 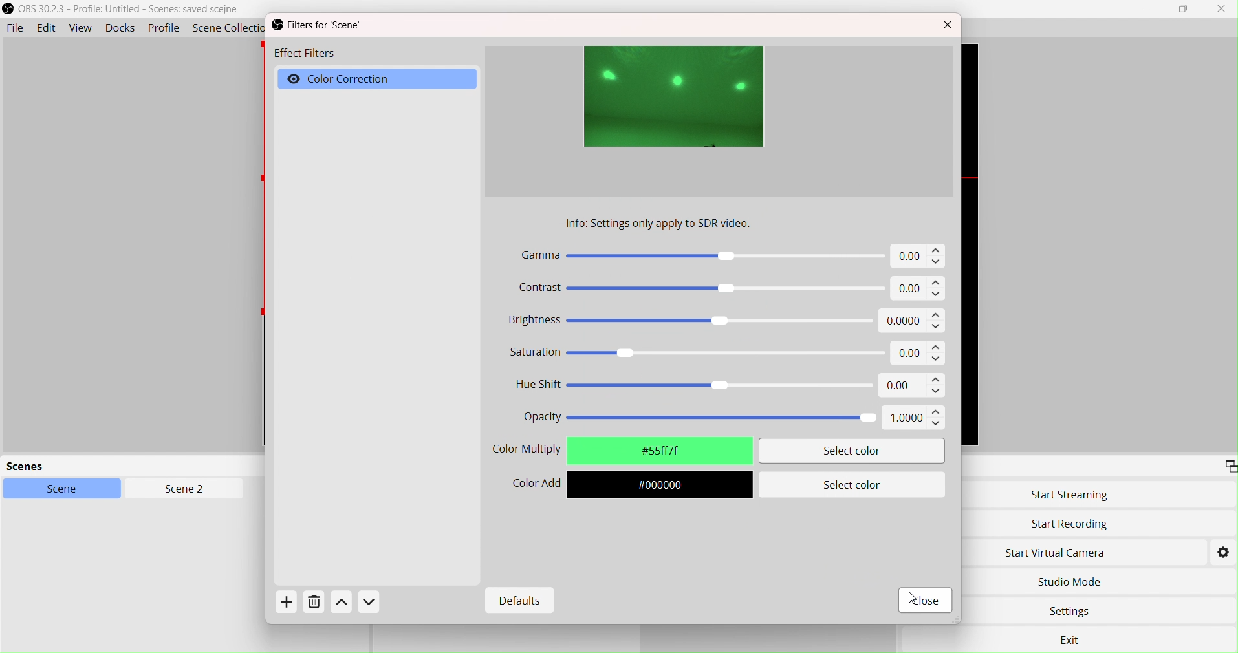 What do you see at coordinates (328, 25) in the screenshot?
I see `Filters` at bounding box center [328, 25].